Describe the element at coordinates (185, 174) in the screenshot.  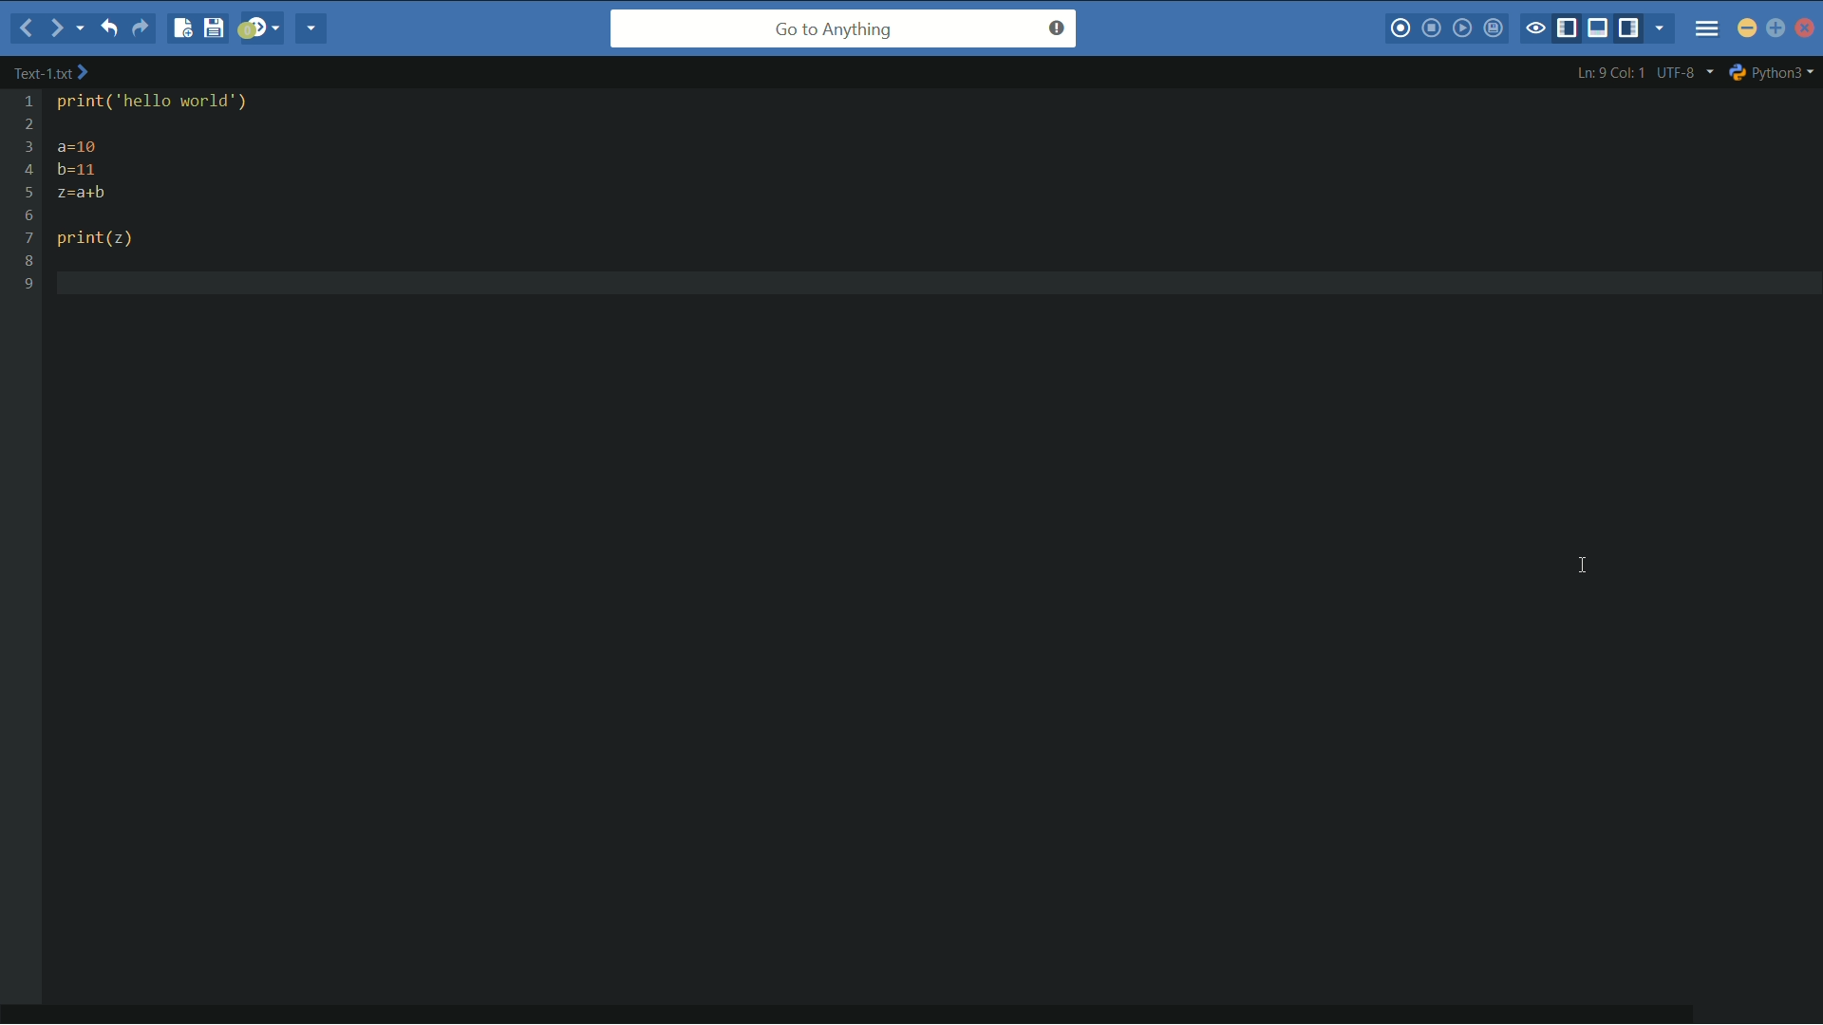
I see `print( ‘hello world")
a=10

b=11

z=a+b

print(z)` at that location.